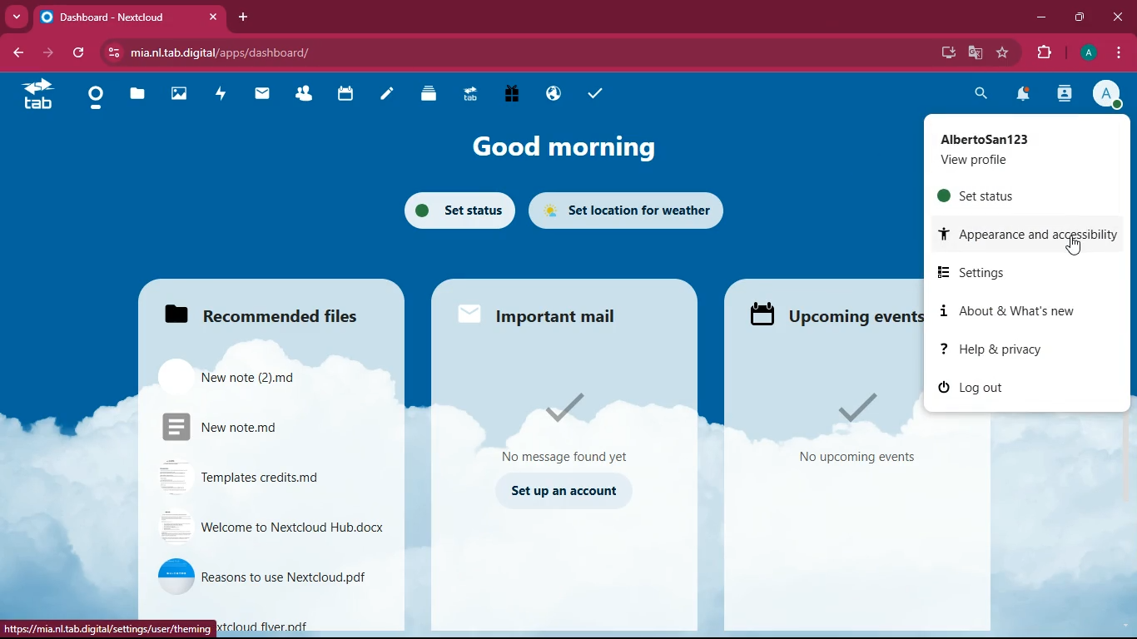 This screenshot has width=1137, height=639. Describe the element at coordinates (1044, 53) in the screenshot. I see `extensions` at that location.